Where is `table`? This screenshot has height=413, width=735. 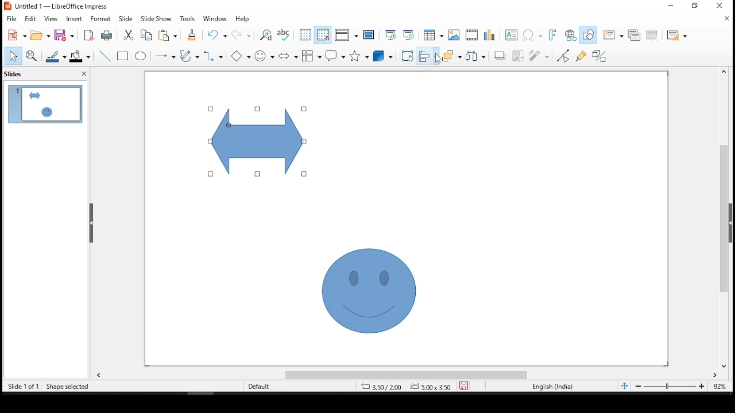
table is located at coordinates (434, 36).